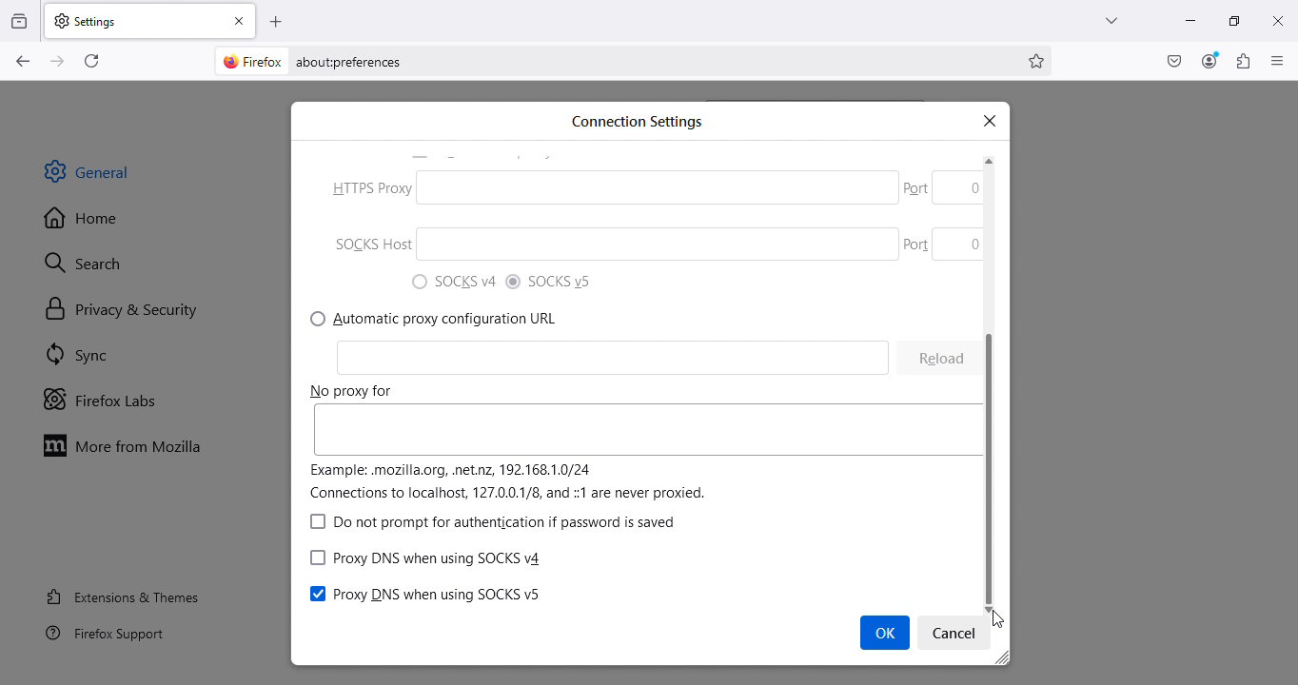 The height and width of the screenshot is (685, 1298). Describe the element at coordinates (82, 219) in the screenshot. I see `Home` at that location.